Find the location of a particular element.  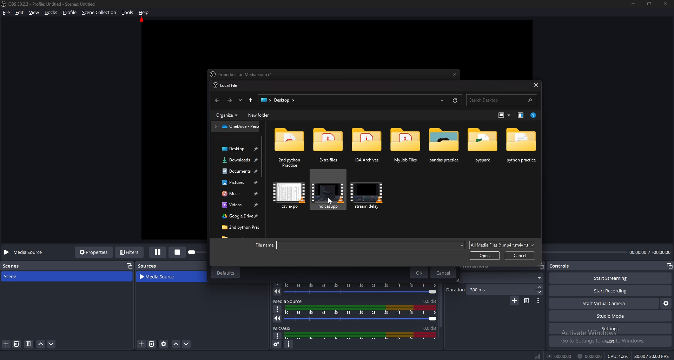

Audio soundbar is located at coordinates (363, 289).